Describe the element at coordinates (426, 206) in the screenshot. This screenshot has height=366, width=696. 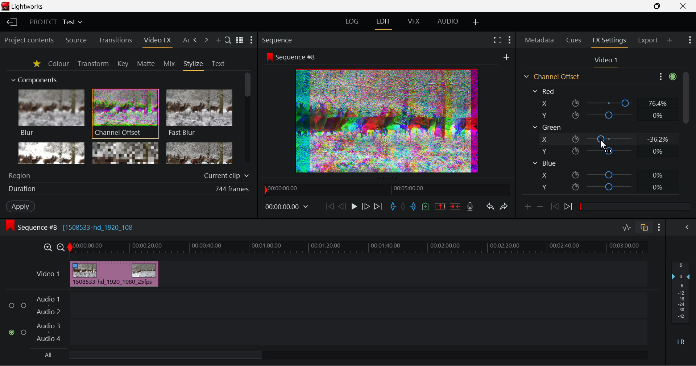
I see `Mark Cue` at that location.